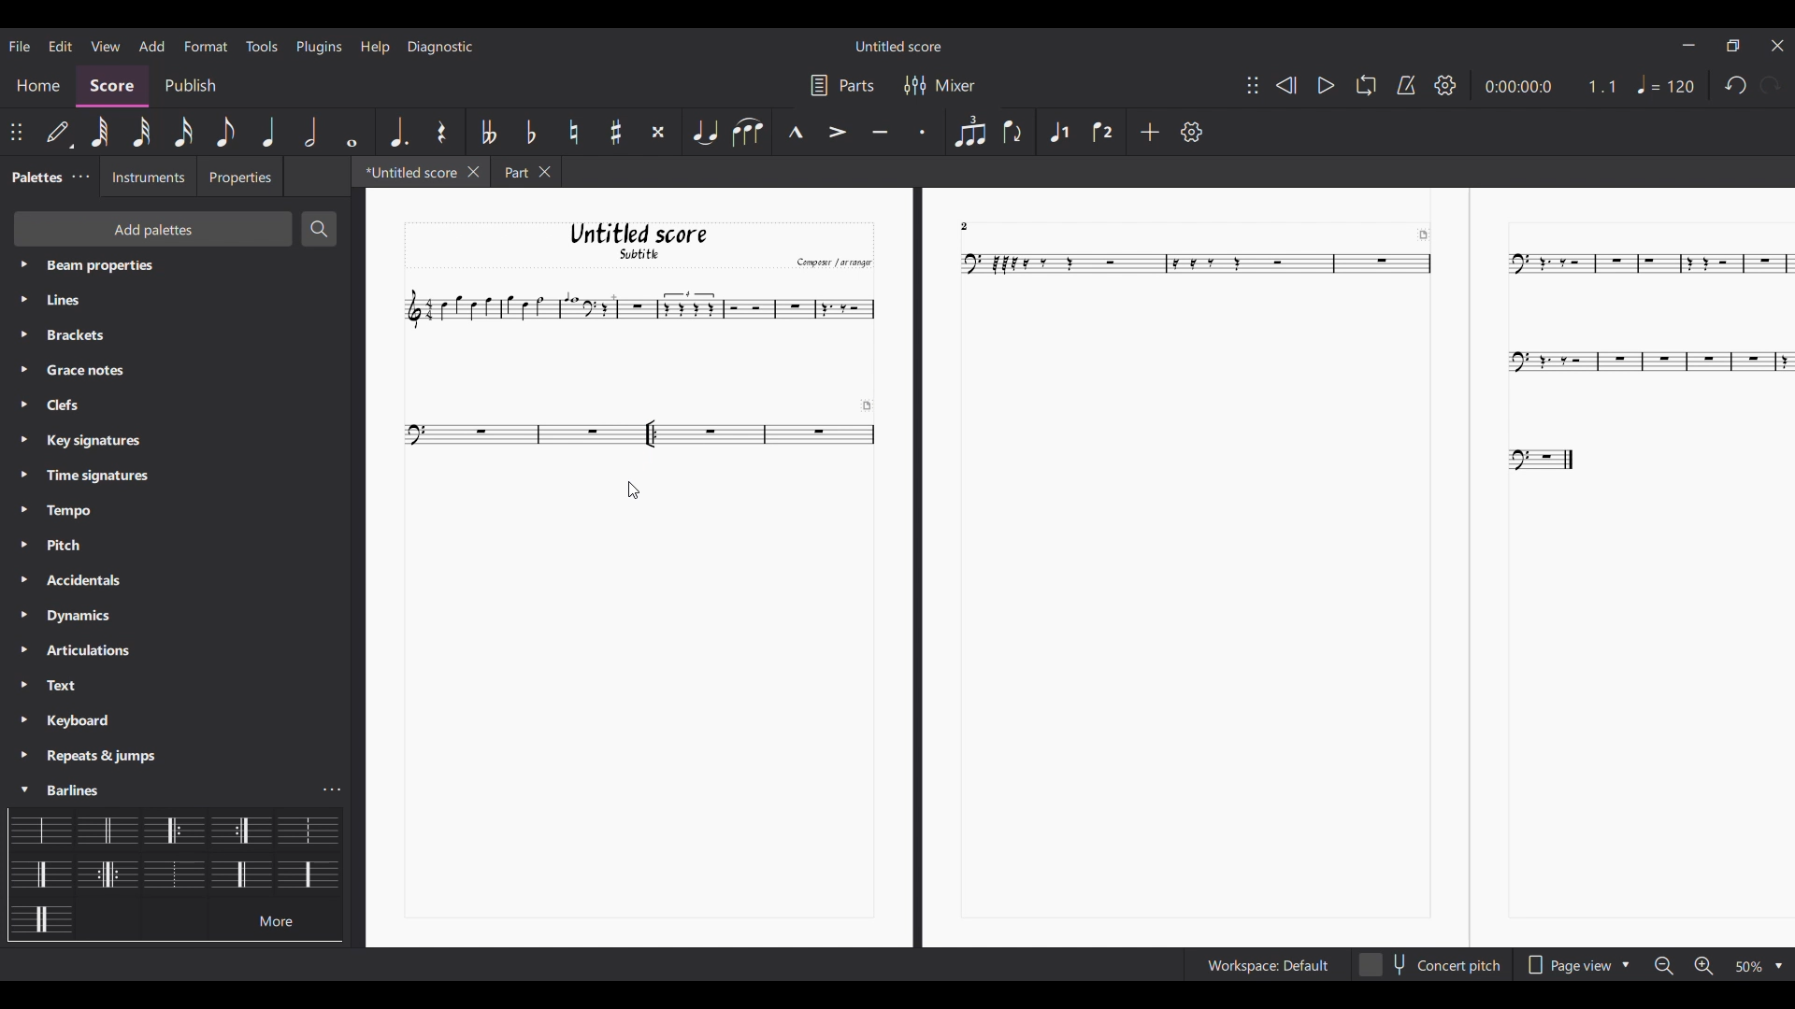 The height and width of the screenshot is (1009, 1795). Describe the element at coordinates (67, 614) in the screenshot. I see `Palette settings` at that location.